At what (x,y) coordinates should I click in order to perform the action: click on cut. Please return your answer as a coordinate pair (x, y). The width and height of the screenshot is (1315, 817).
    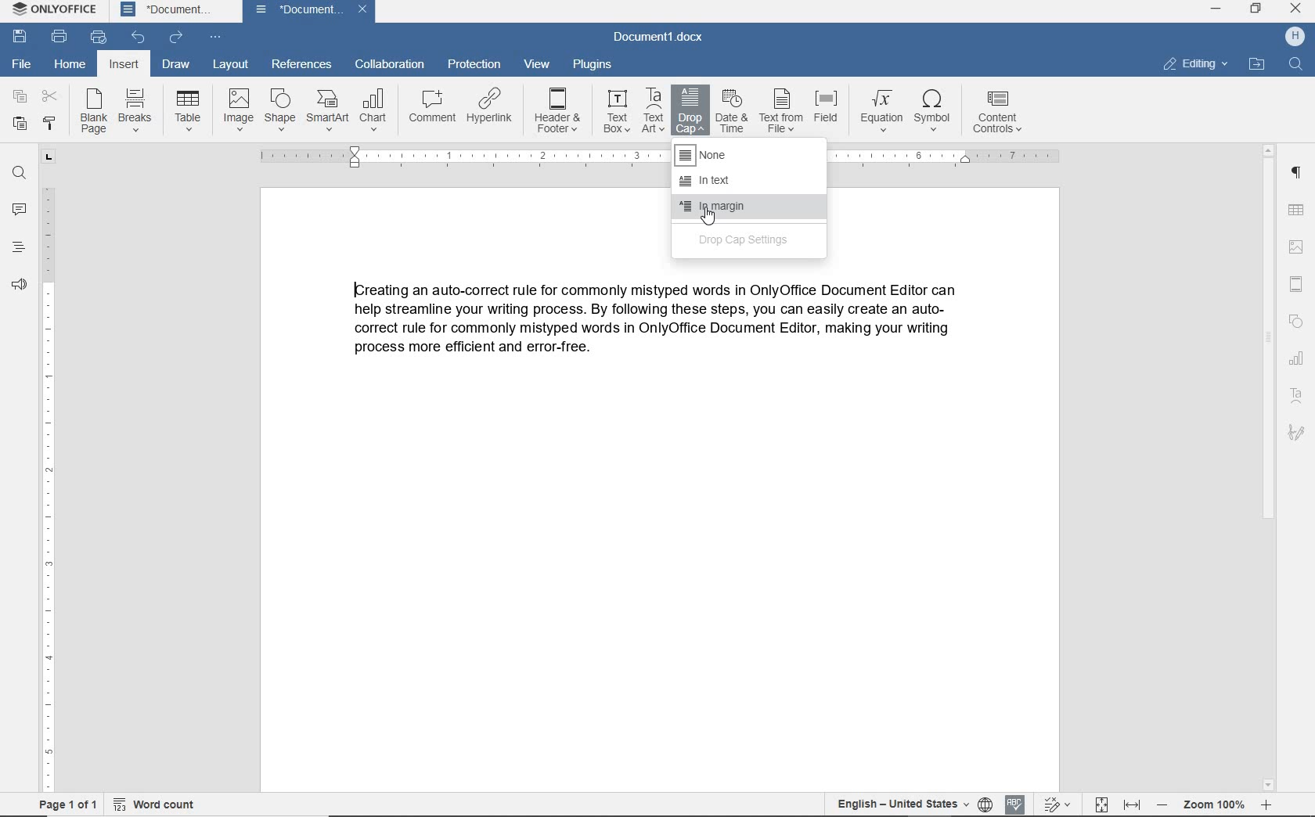
    Looking at the image, I should click on (48, 98).